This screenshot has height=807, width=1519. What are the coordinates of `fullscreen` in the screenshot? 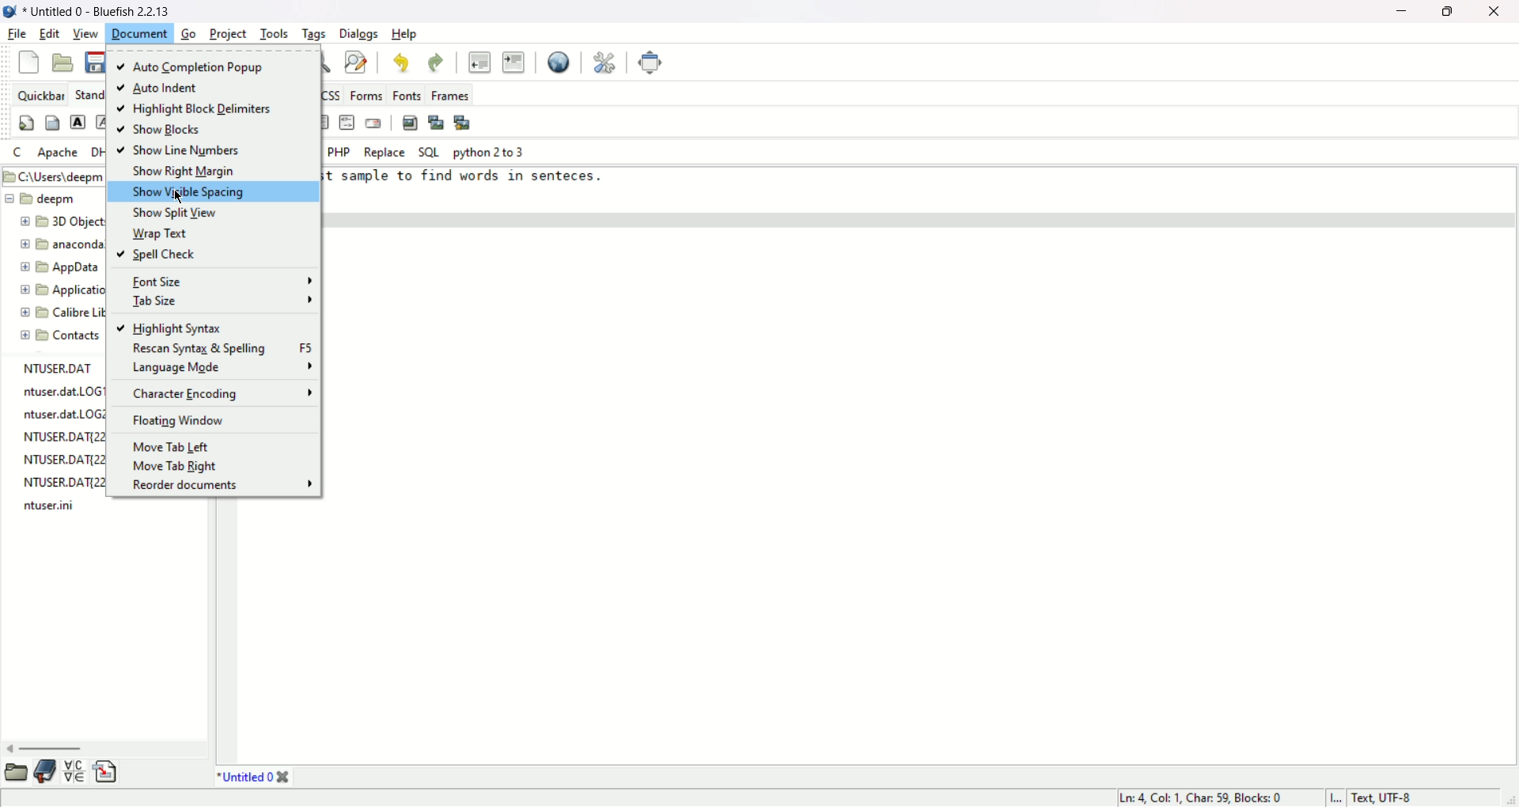 It's located at (651, 63).